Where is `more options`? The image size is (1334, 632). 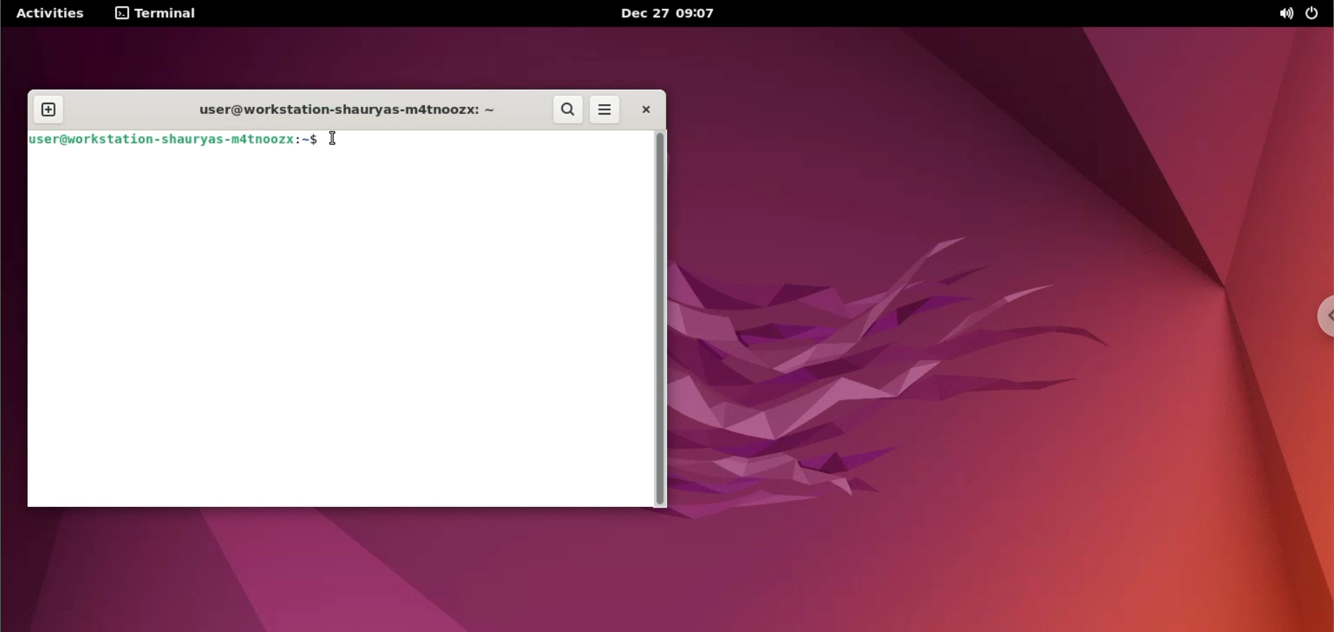 more options is located at coordinates (604, 109).